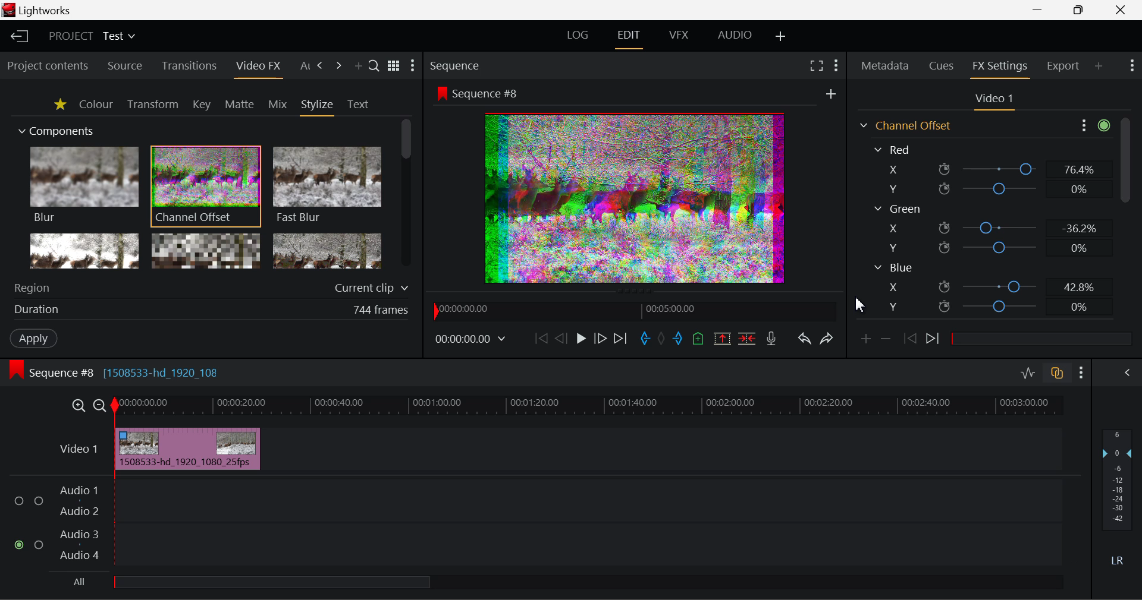  What do you see at coordinates (414, 65) in the screenshot?
I see `Show Settings` at bounding box center [414, 65].